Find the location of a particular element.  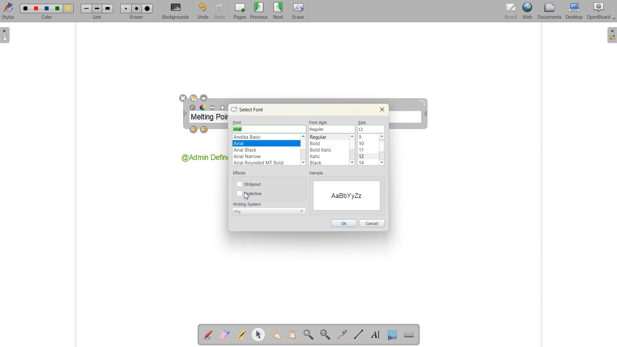

AaBbYyZz is located at coordinates (346, 195).